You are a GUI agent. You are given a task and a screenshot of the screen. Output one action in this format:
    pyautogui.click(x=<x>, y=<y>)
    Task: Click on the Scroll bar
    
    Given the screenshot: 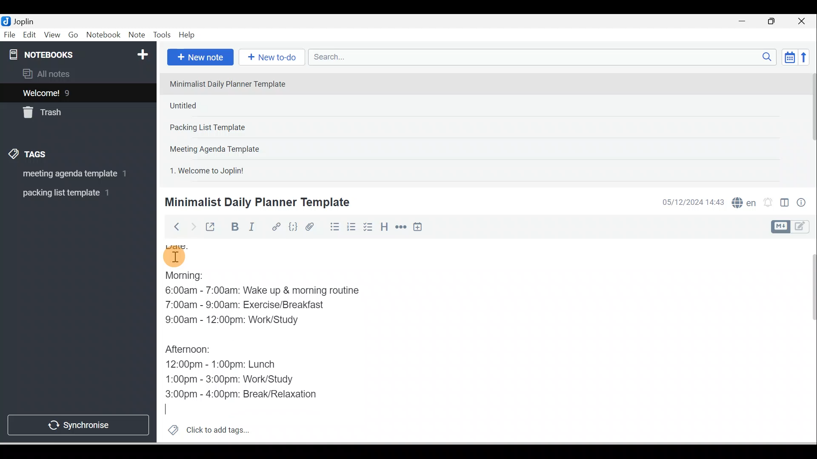 What is the action you would take?
    pyautogui.click(x=810, y=126)
    